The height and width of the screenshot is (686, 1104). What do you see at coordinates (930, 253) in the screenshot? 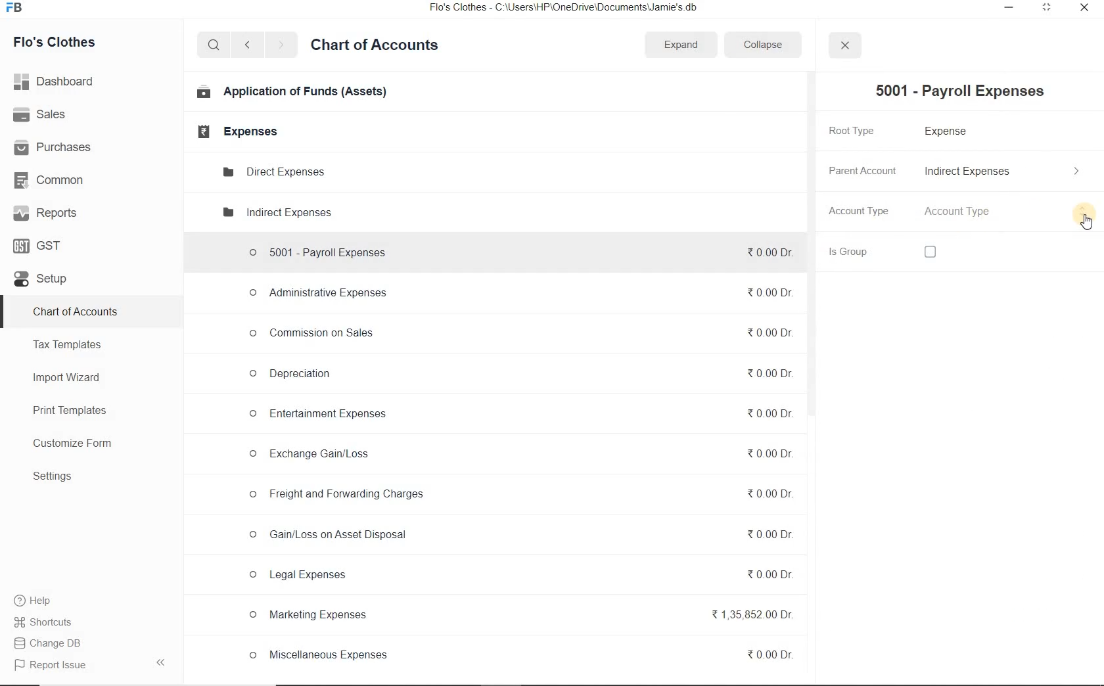
I see `checkbox` at bounding box center [930, 253].